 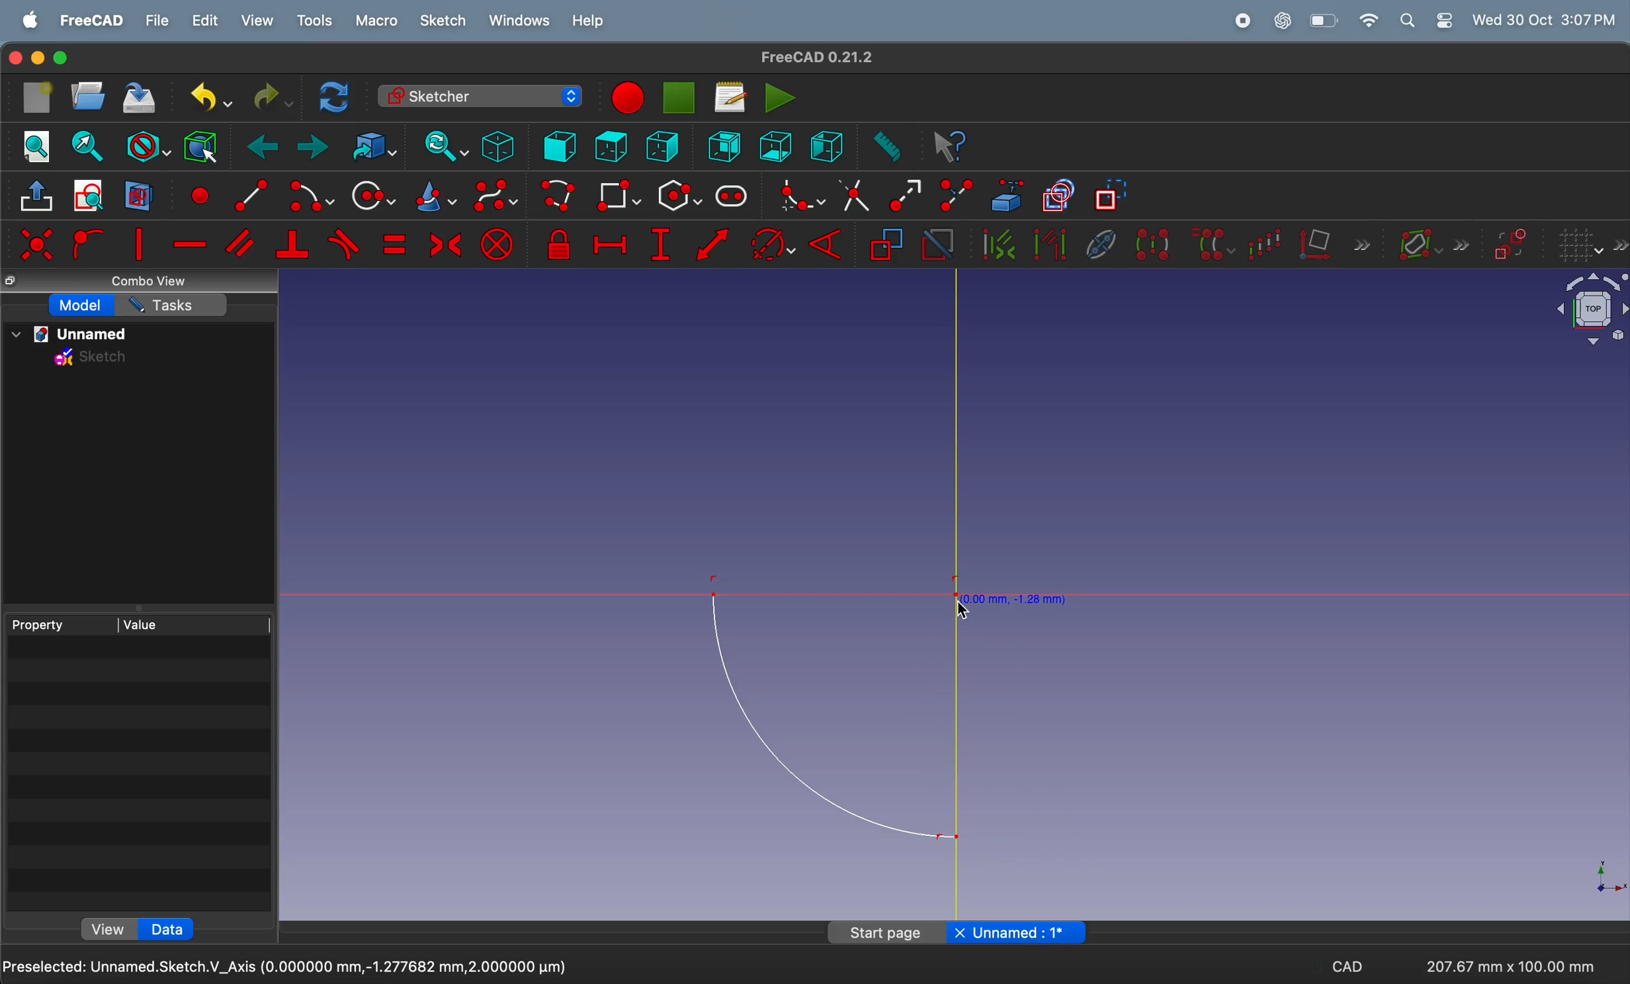 What do you see at coordinates (86, 146) in the screenshot?
I see `fit section` at bounding box center [86, 146].